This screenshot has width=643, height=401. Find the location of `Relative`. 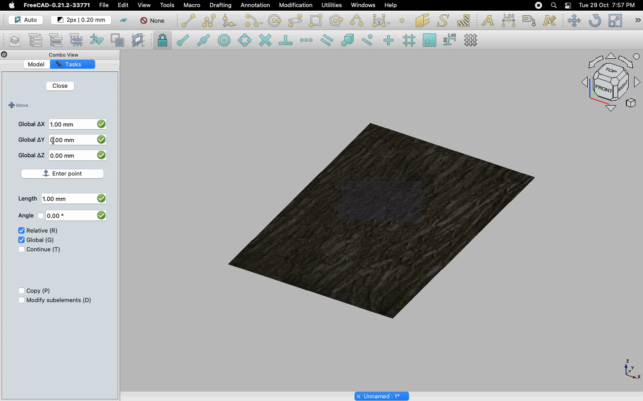

Relative is located at coordinates (42, 231).